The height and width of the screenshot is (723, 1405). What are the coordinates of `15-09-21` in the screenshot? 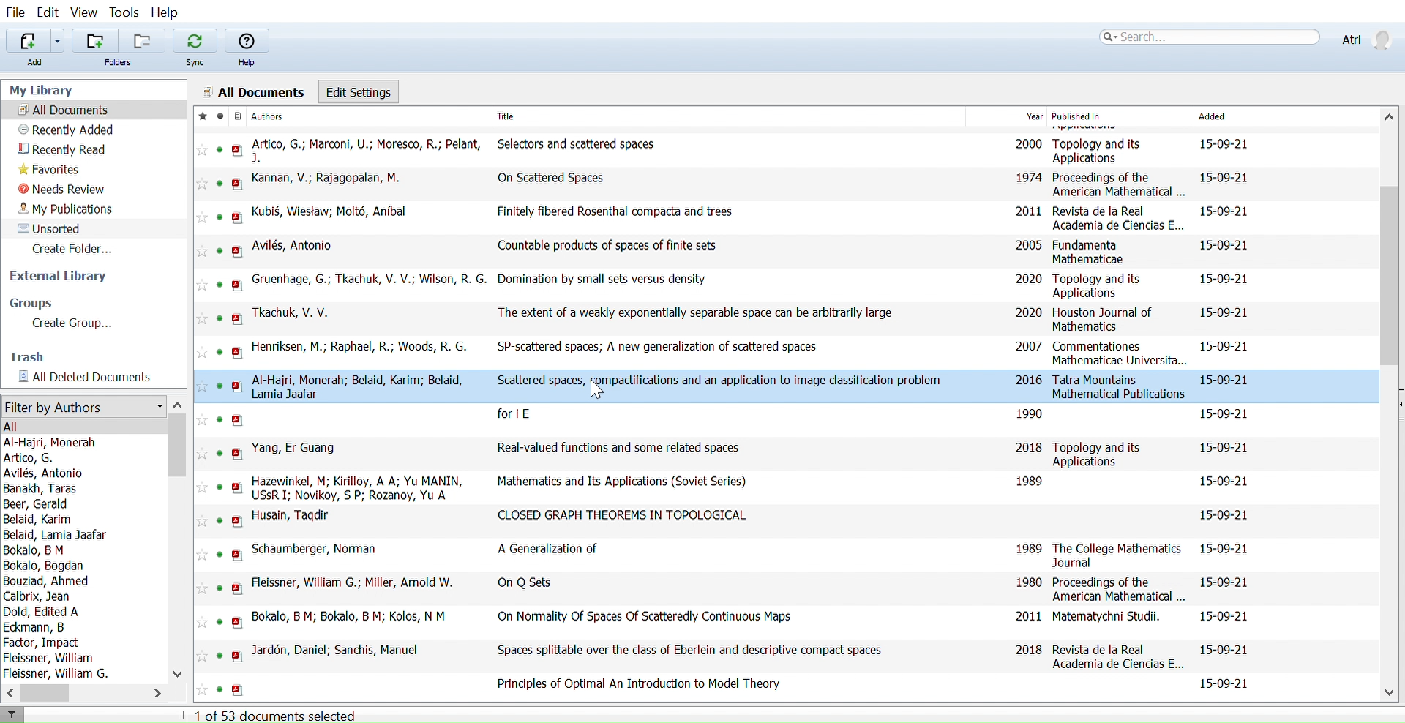 It's located at (1223, 482).